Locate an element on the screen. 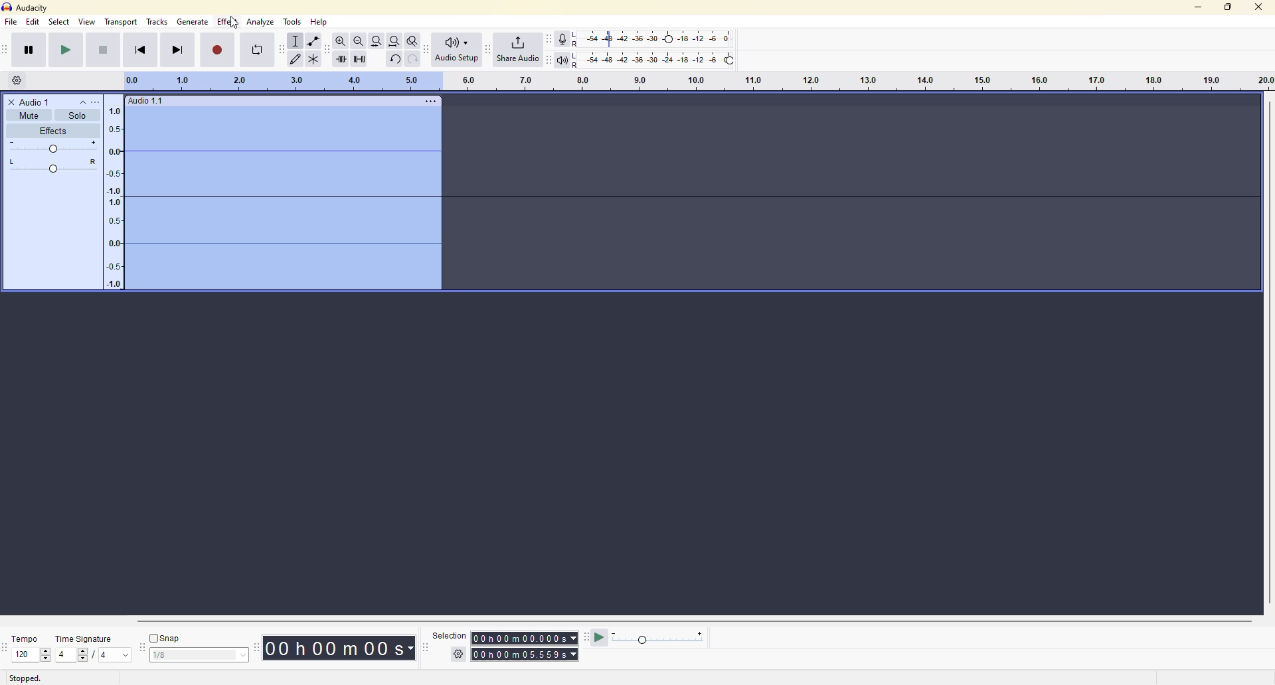 The width and height of the screenshot is (1275, 685). snapping toolbar is located at coordinates (142, 647).